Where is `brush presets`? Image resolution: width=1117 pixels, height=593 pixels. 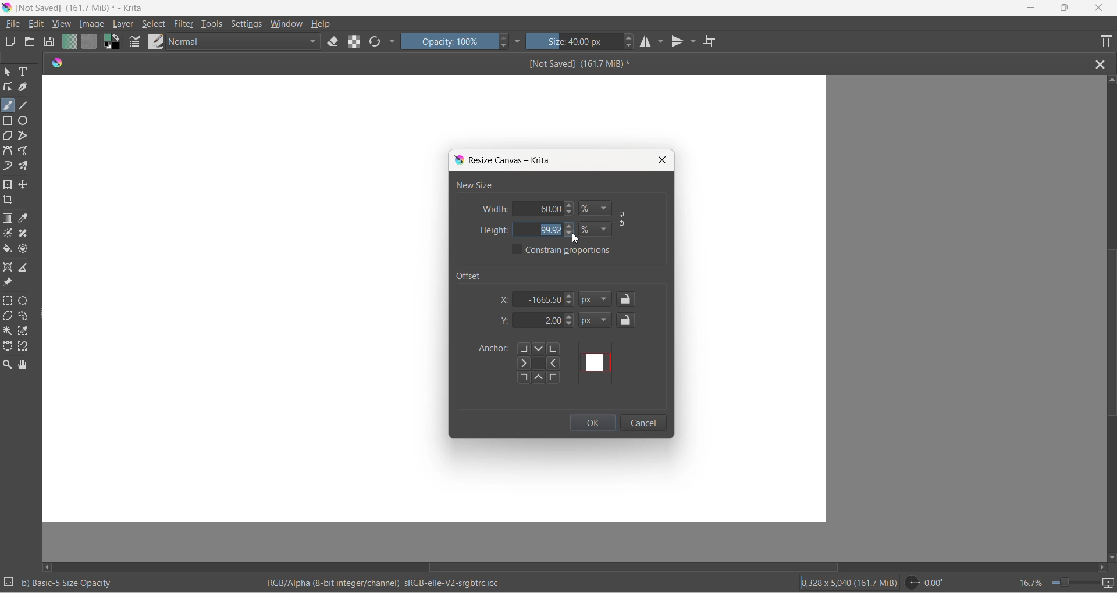
brush presets is located at coordinates (155, 41).